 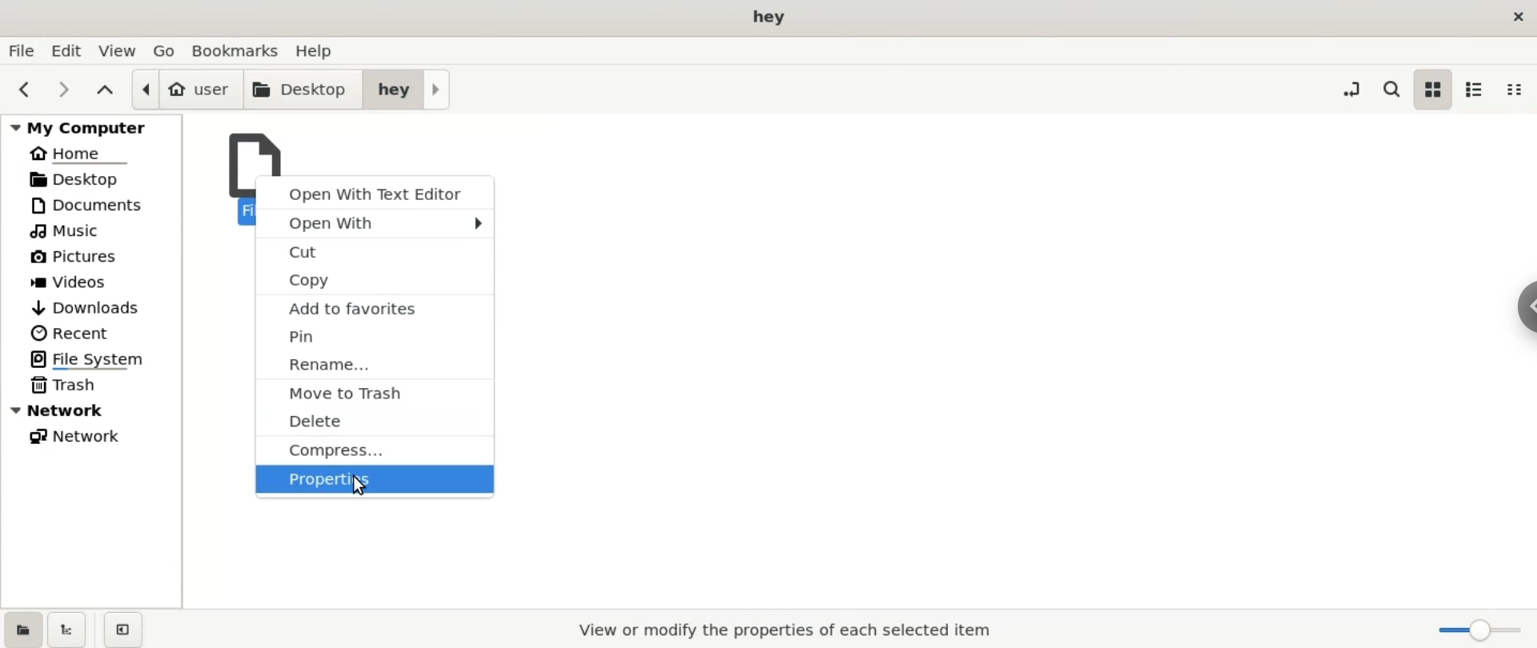 I want to click on sidebar, so click(x=1519, y=310).